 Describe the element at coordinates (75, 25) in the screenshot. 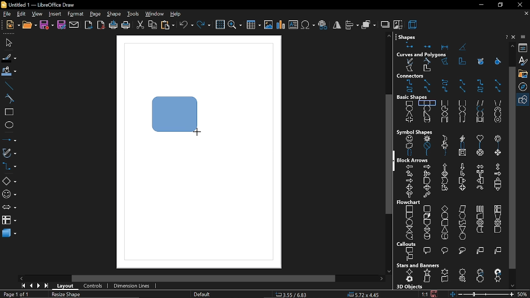

I see `attach` at that location.